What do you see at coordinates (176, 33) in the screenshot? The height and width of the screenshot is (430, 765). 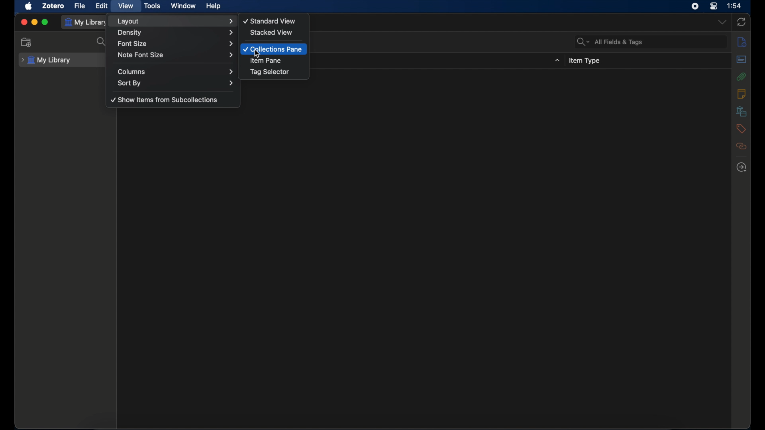 I see `density` at bounding box center [176, 33].